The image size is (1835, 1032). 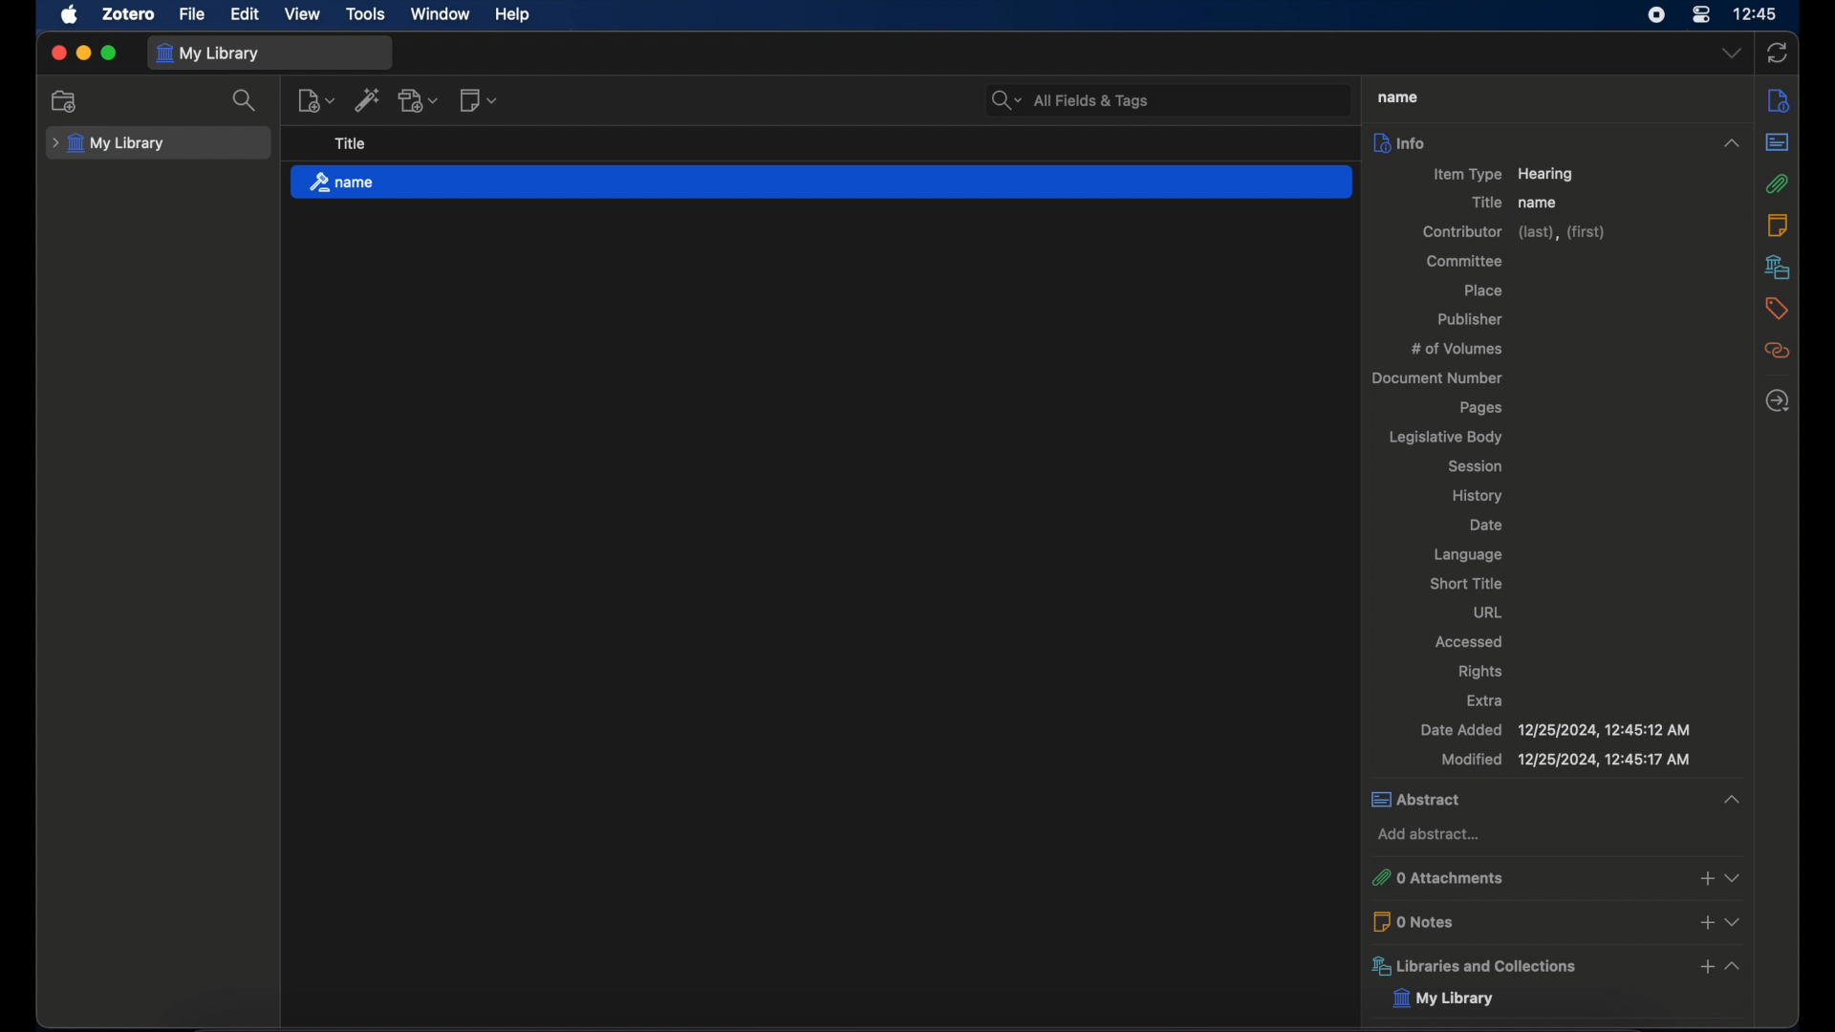 I want to click on new collection, so click(x=67, y=101).